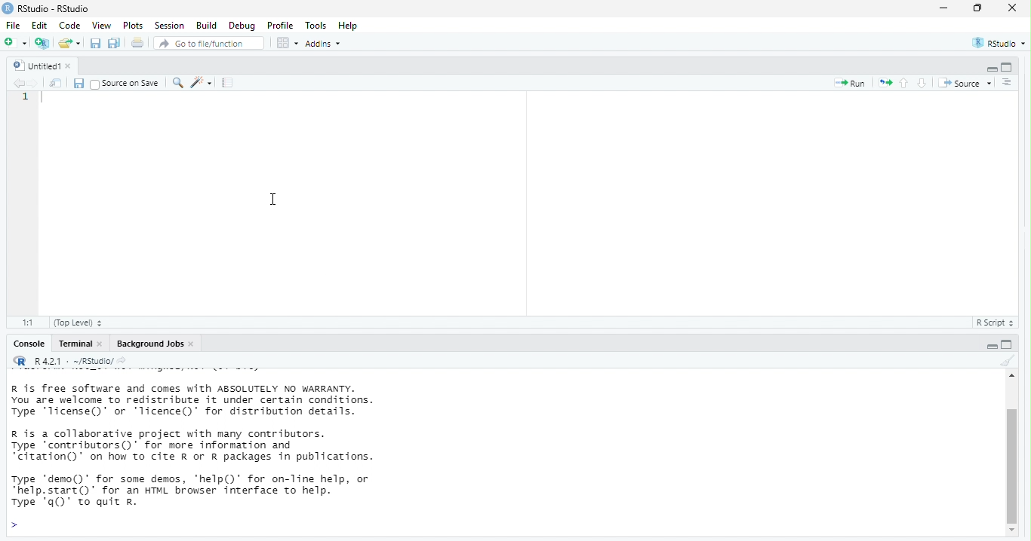 The width and height of the screenshot is (1031, 541). I want to click on maximize, so click(977, 9).